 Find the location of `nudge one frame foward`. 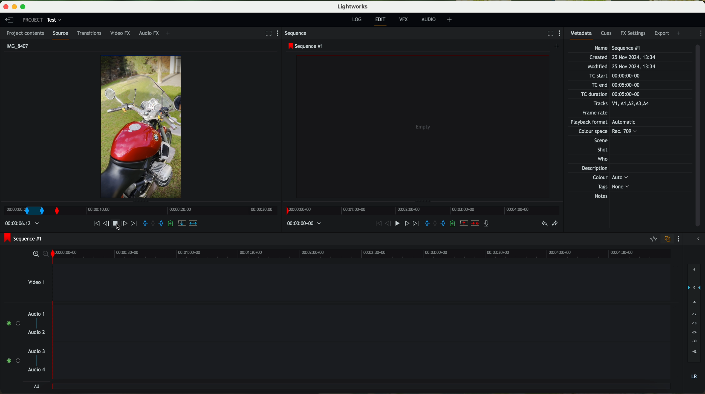

nudge one frame foward is located at coordinates (405, 224).